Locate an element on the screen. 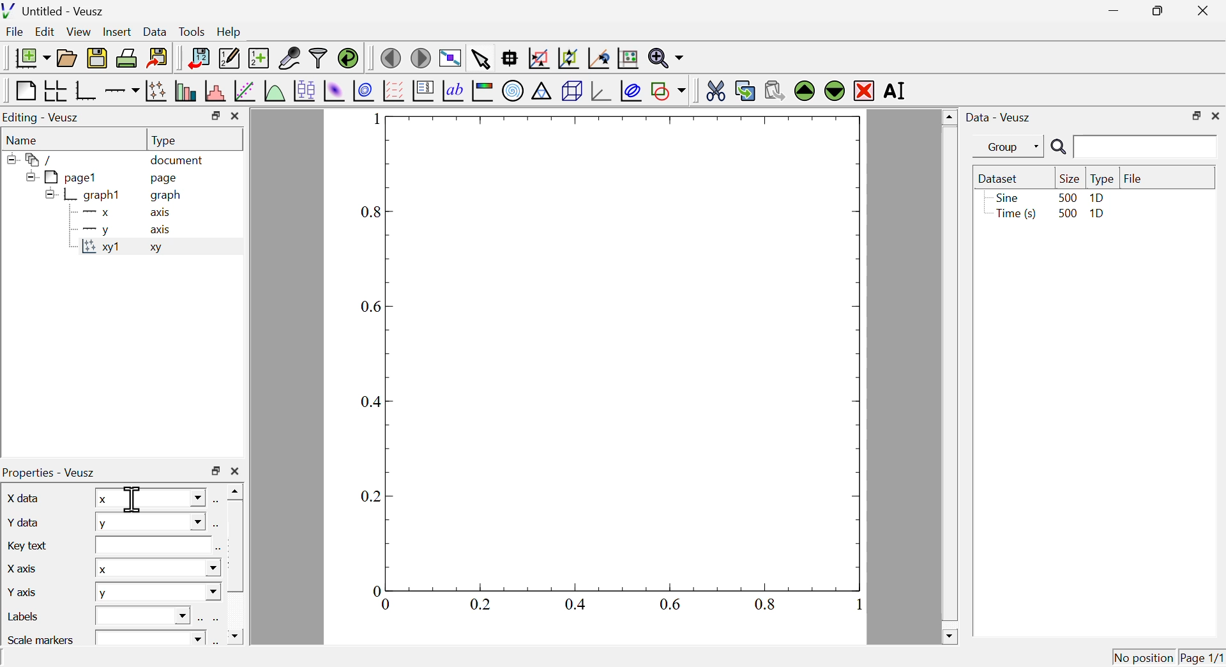 The image size is (1226, 667). axis is located at coordinates (162, 213).